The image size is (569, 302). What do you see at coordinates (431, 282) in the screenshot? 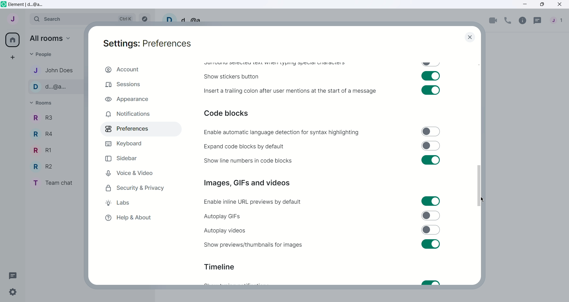
I see `Toggle switch on` at bounding box center [431, 282].